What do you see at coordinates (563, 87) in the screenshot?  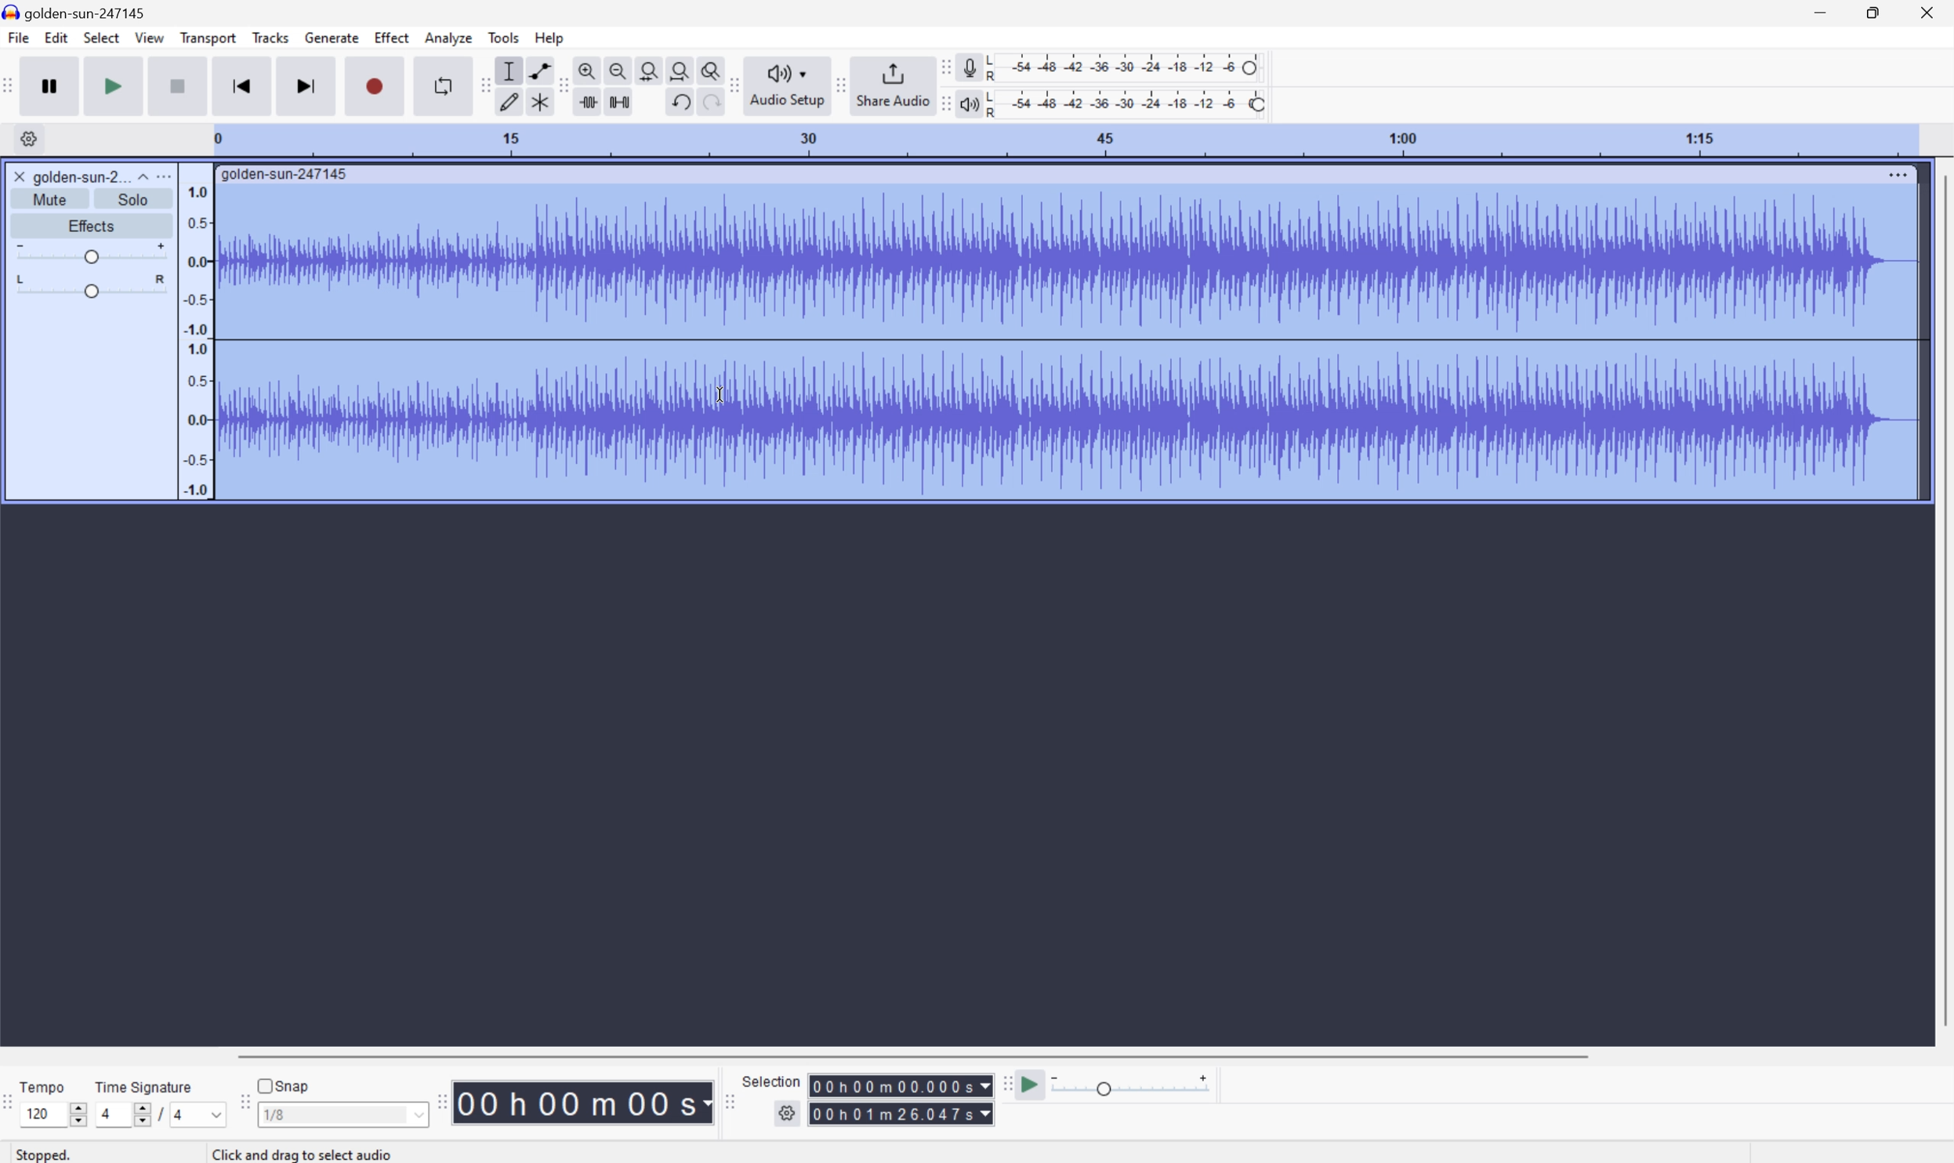 I see `Audacity edit toolbar` at bounding box center [563, 87].